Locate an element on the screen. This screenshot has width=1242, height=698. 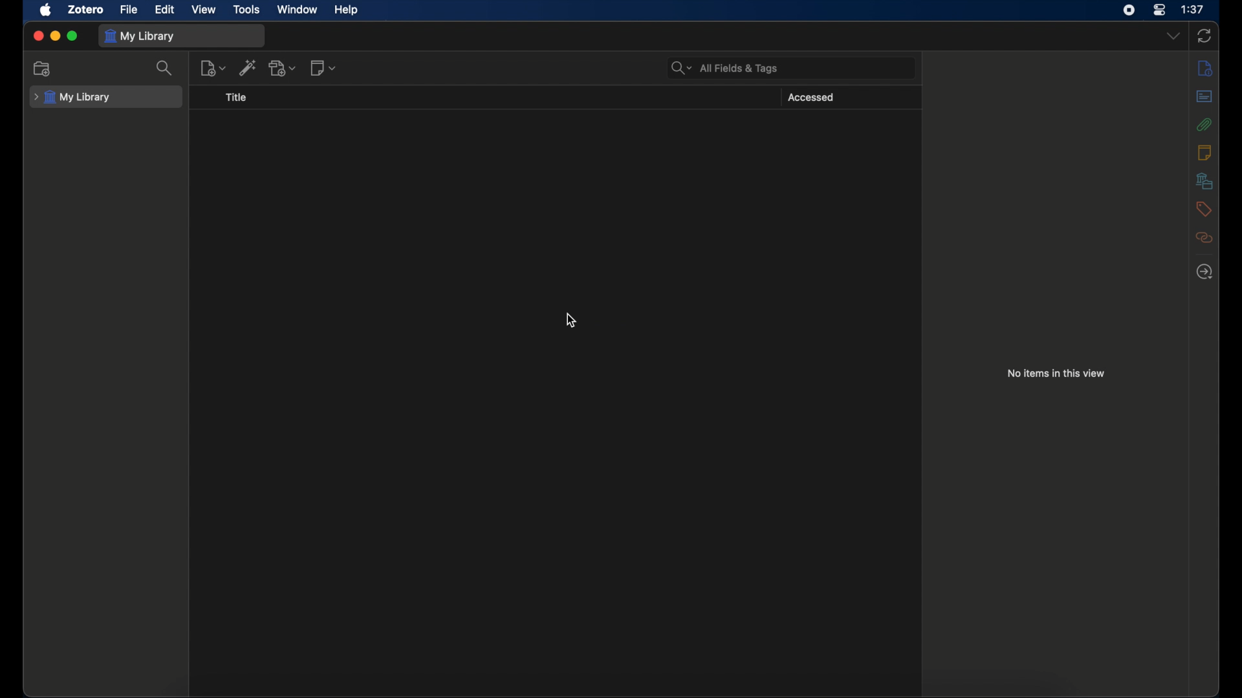
title is located at coordinates (241, 101).